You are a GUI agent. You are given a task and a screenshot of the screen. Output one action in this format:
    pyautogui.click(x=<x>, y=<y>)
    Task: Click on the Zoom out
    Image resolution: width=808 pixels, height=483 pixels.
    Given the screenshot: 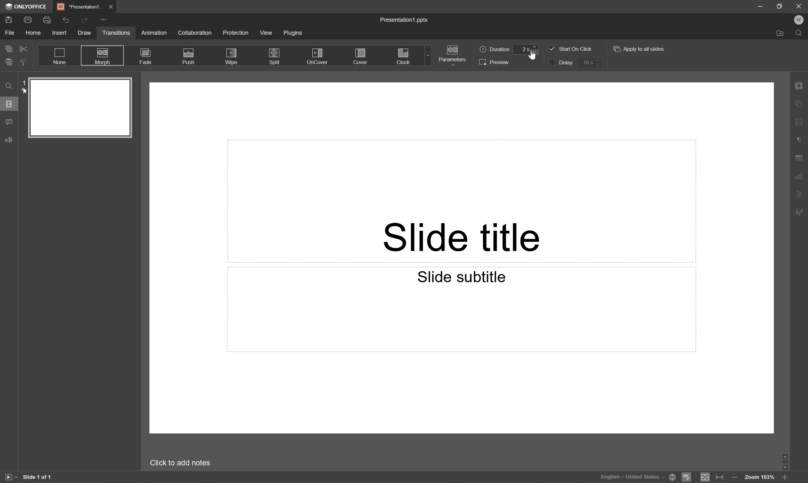 What is the action you would take?
    pyautogui.click(x=737, y=479)
    